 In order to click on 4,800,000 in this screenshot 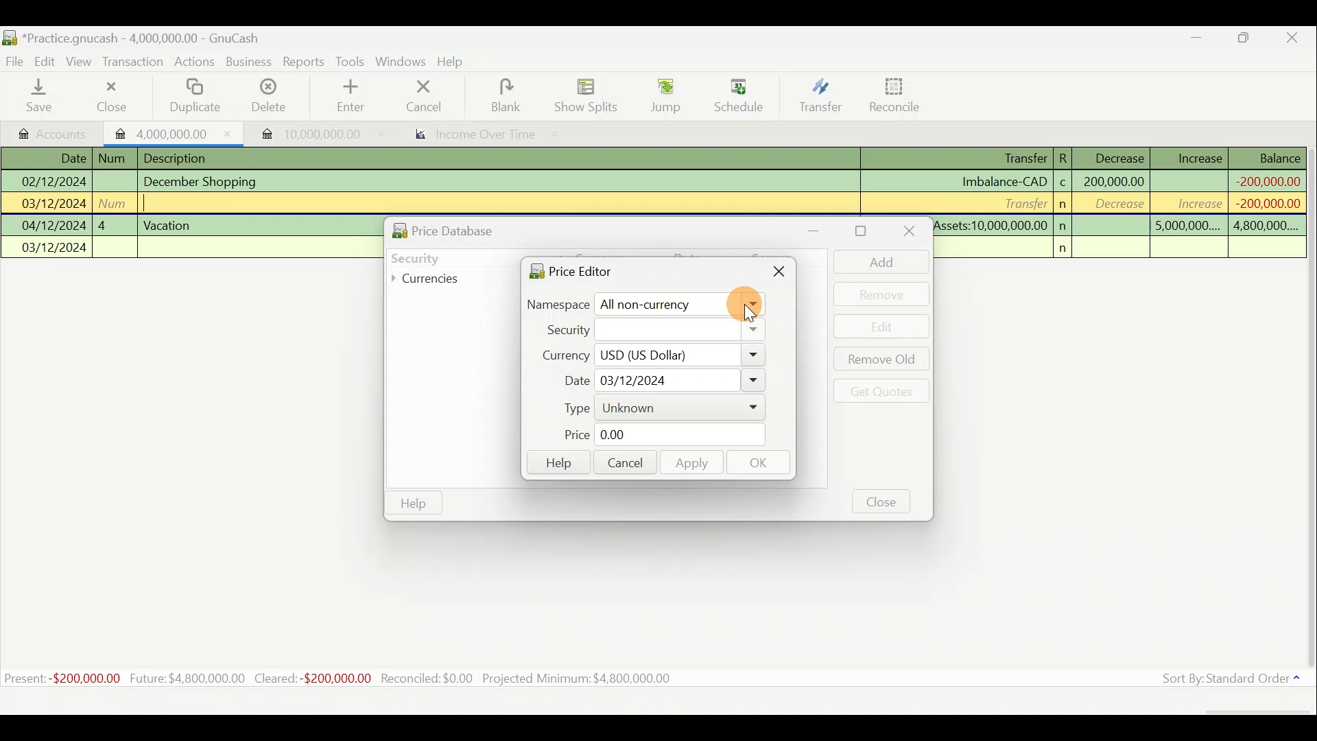, I will do `click(1264, 226)`.